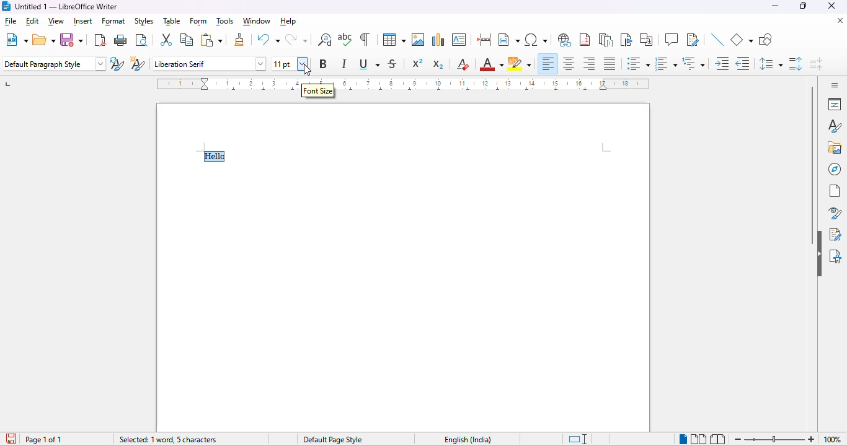 The width and height of the screenshot is (847, 446). Describe the element at coordinates (463, 65) in the screenshot. I see `clear direct formatting` at that location.